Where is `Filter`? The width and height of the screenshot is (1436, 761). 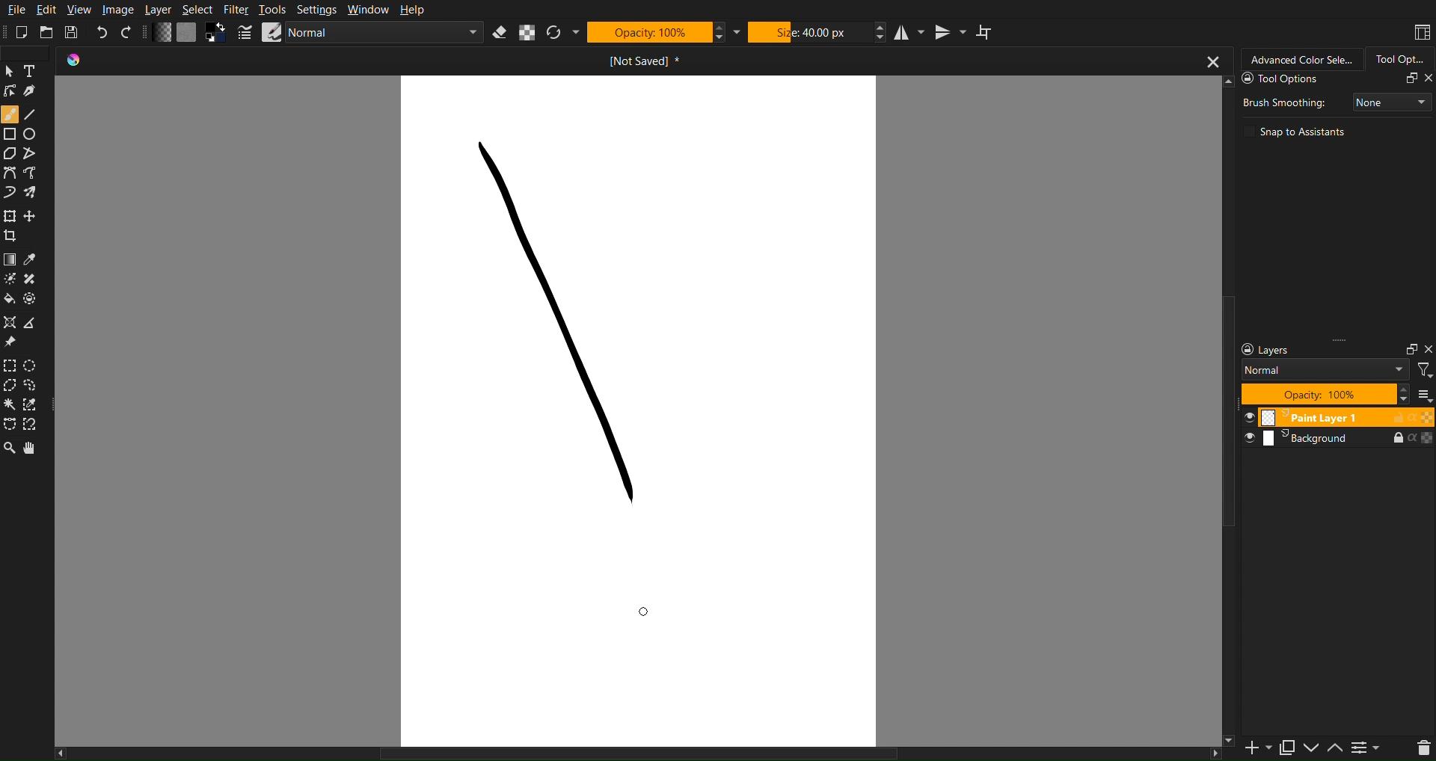 Filter is located at coordinates (1425, 371).